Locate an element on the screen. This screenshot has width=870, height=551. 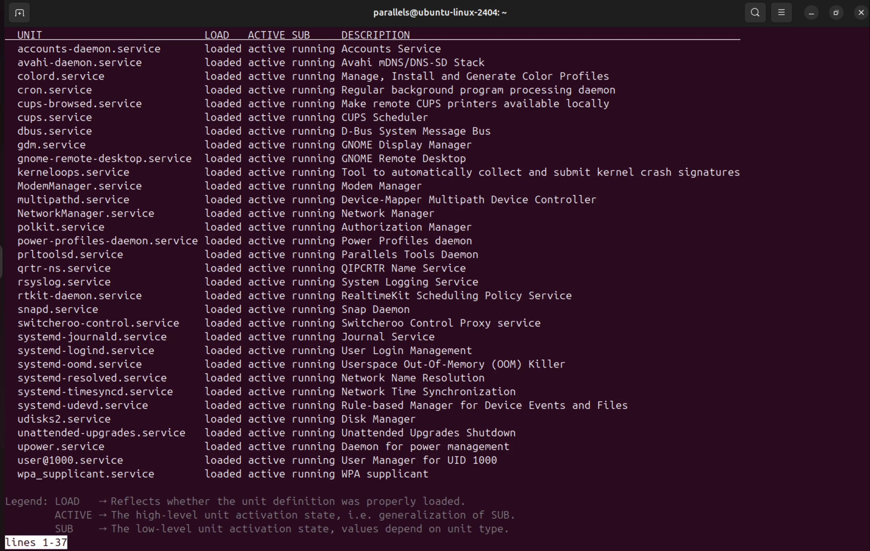
active running network line synchronisation is located at coordinates (392, 393).